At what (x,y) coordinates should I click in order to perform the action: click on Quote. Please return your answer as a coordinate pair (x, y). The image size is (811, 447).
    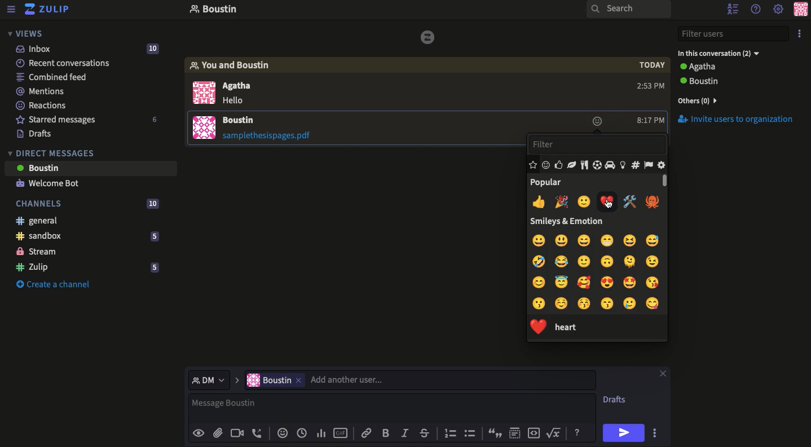
    Looking at the image, I should click on (495, 433).